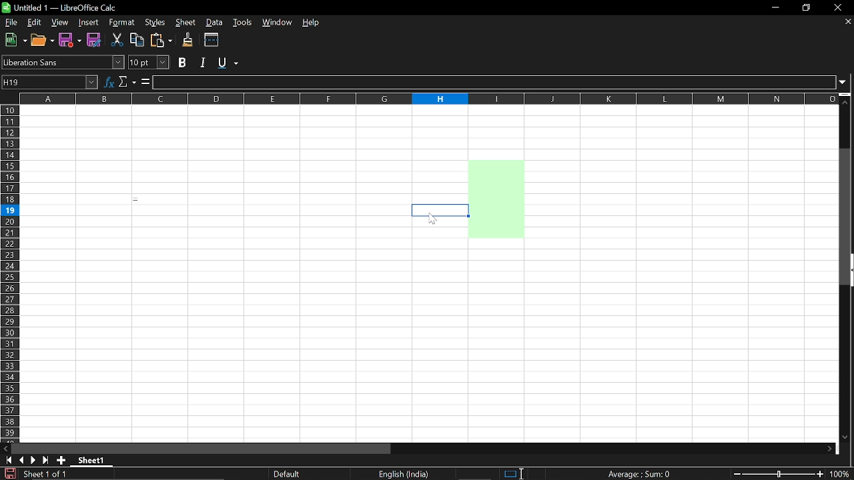 This screenshot has height=480, width=854. Describe the element at coordinates (807, 7) in the screenshot. I see `Restore down` at that location.